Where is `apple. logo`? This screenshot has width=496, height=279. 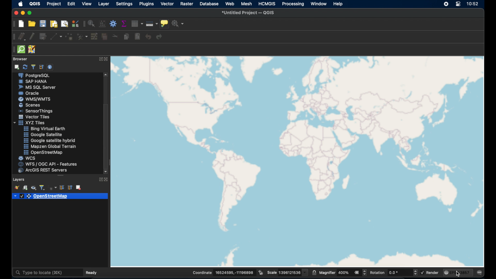 apple. logo is located at coordinates (20, 4).